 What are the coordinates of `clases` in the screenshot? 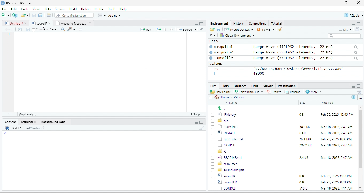 It's located at (258, 23).